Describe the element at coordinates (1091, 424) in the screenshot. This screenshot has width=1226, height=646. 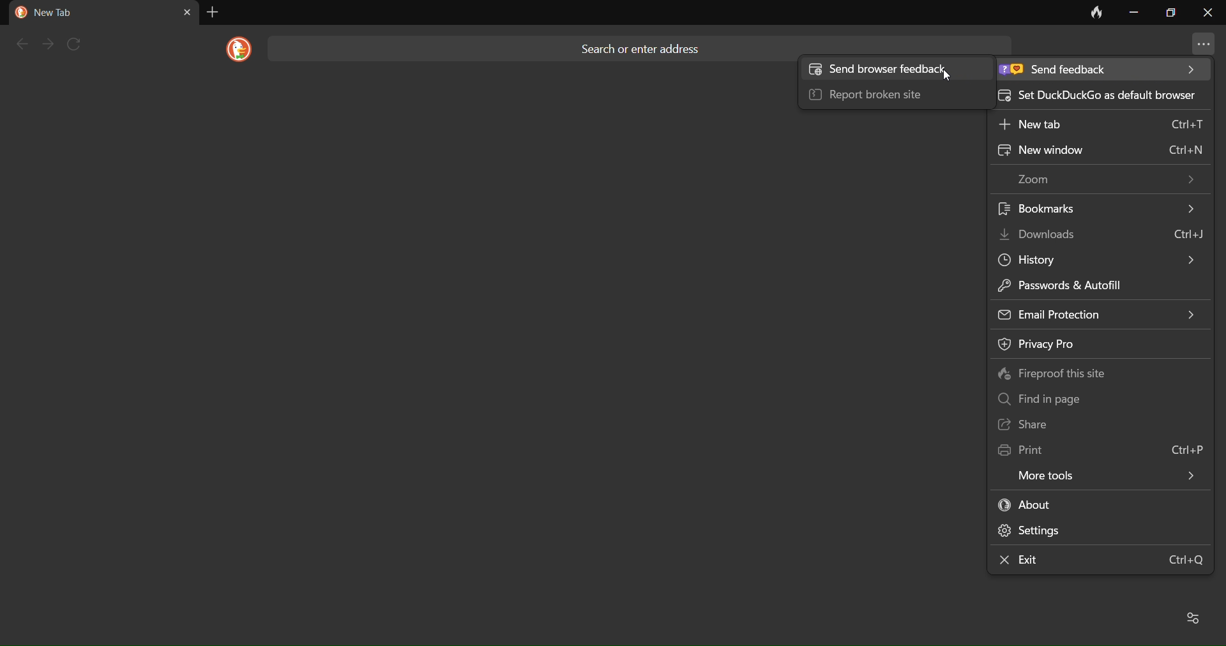
I see `share` at that location.